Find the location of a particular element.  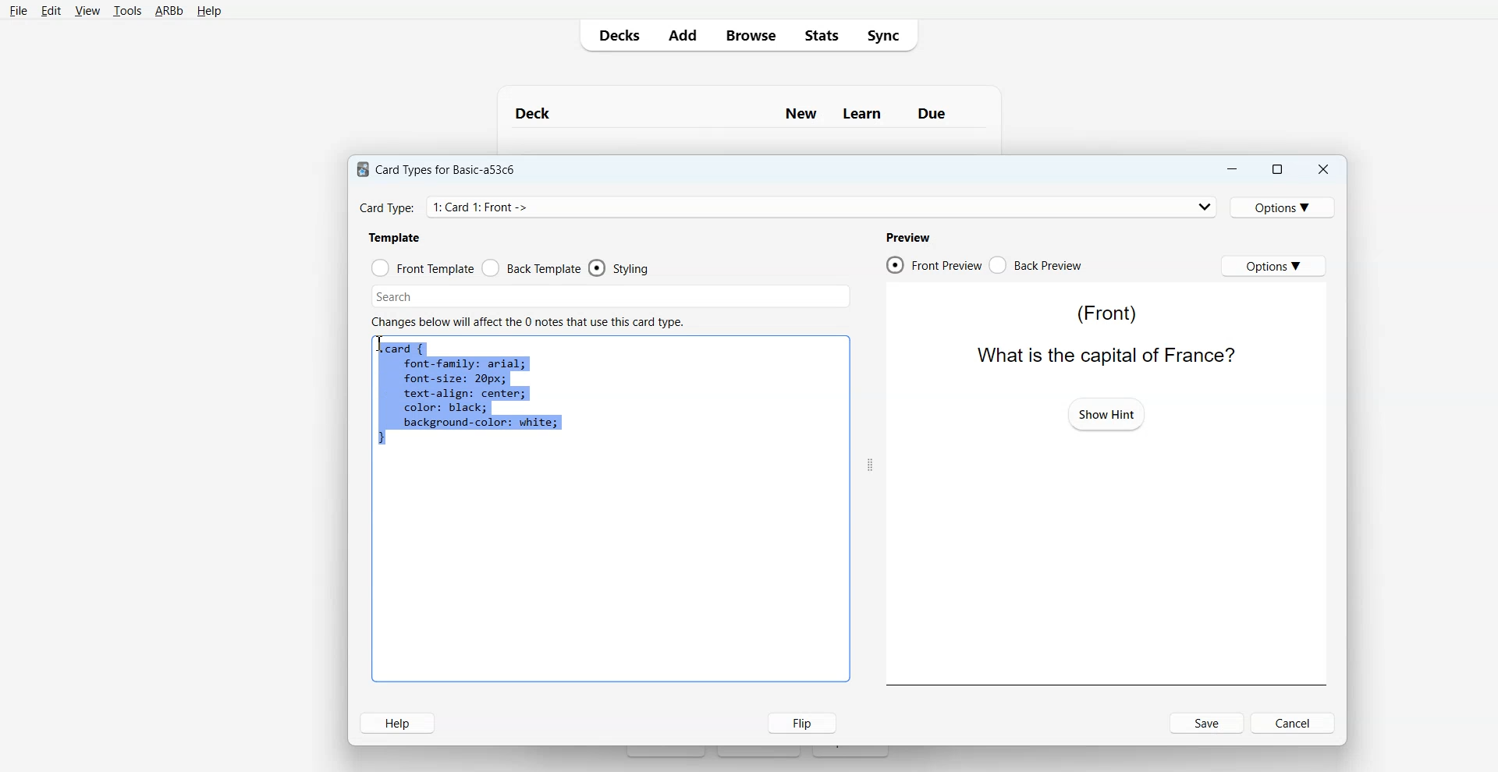

Styling is located at coordinates (620, 268).